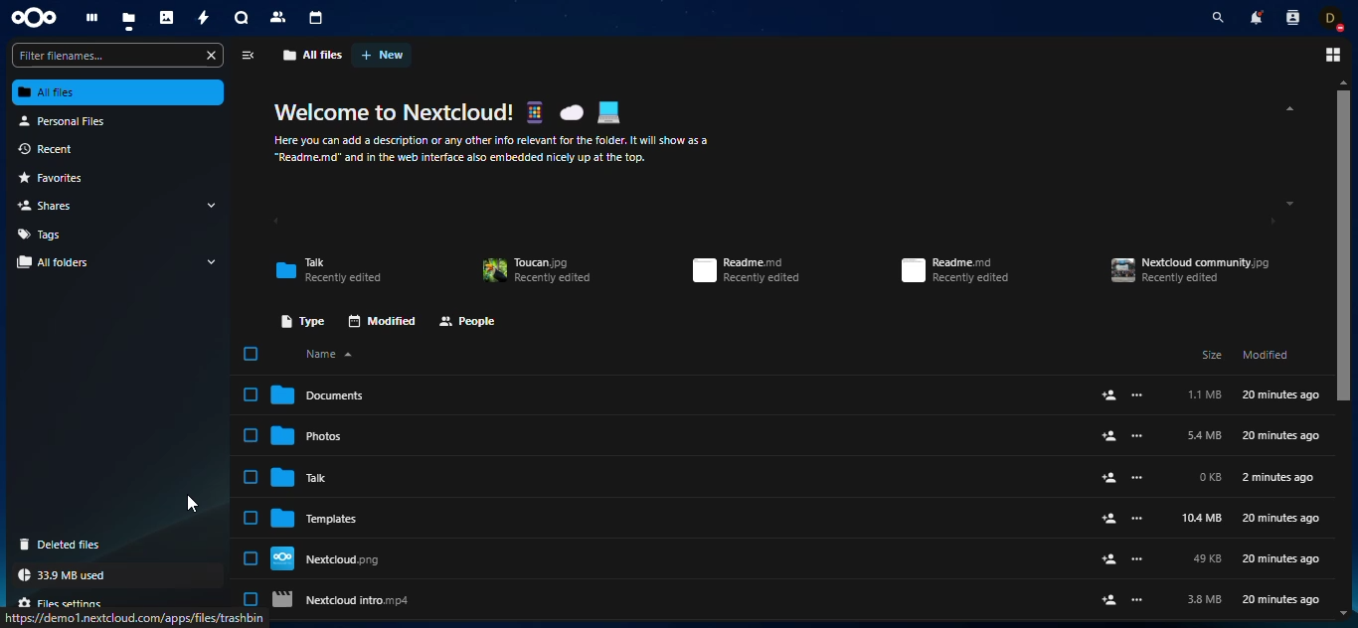  Describe the element at coordinates (221, 205) in the screenshot. I see `Arrow` at that location.